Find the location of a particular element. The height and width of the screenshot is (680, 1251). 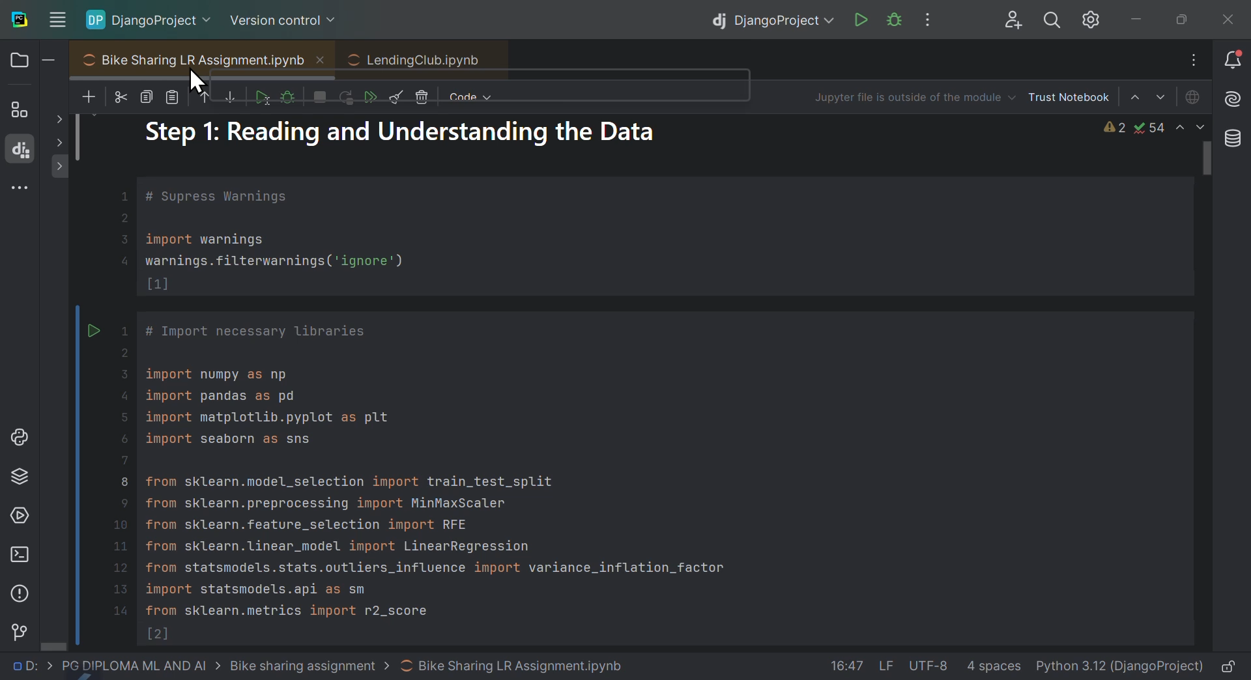

Run all is located at coordinates (375, 94).